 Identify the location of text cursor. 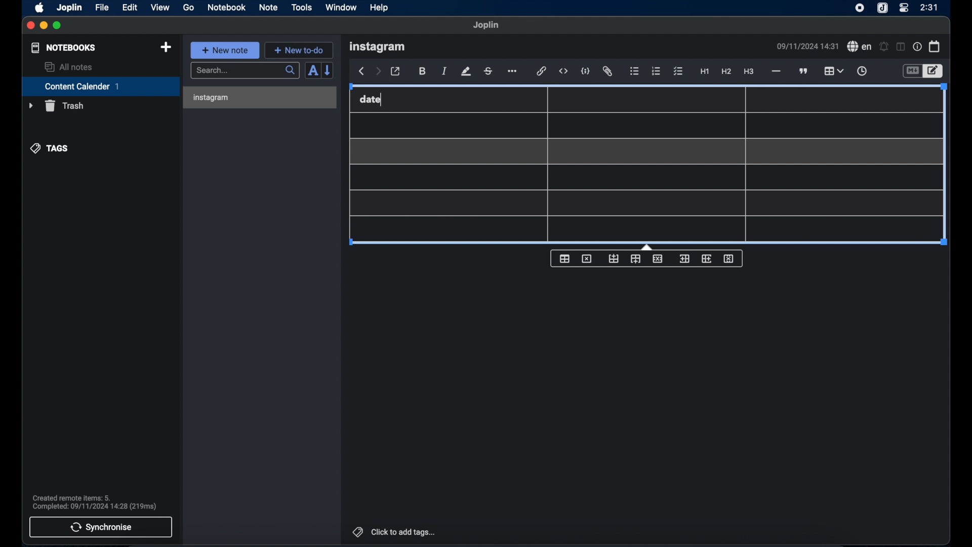
(388, 101).